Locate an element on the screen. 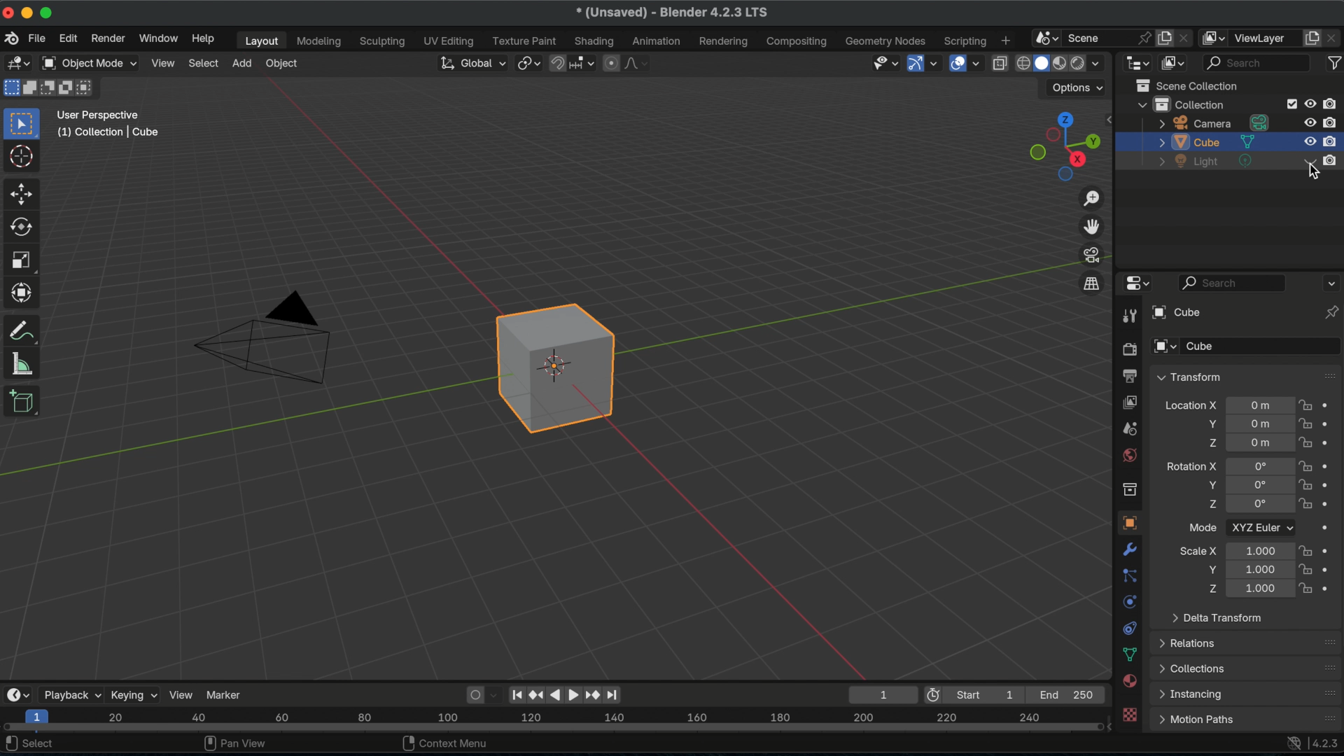 Image resolution: width=1344 pixels, height=756 pixels. snapping is located at coordinates (572, 62).